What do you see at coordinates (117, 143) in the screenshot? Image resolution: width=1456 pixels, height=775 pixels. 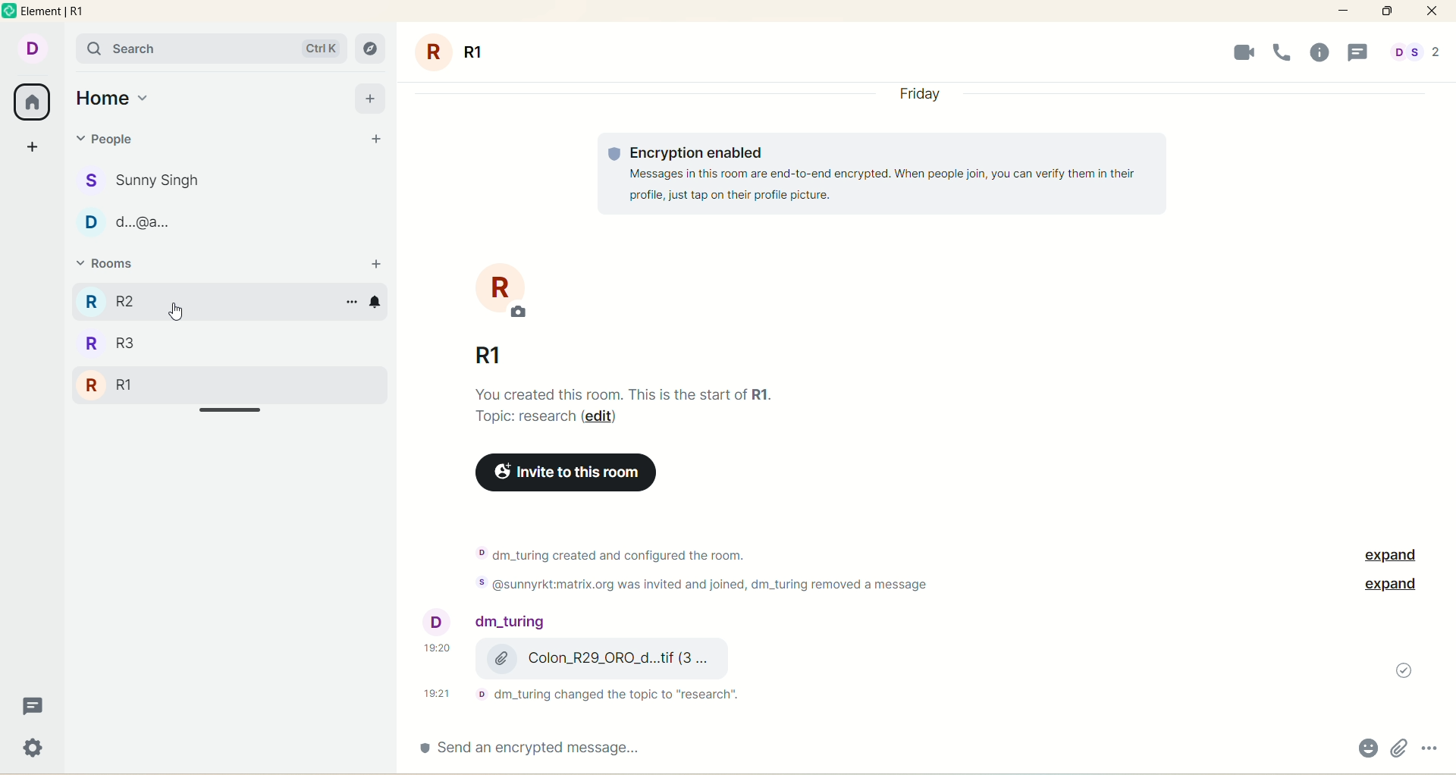 I see `people` at bounding box center [117, 143].